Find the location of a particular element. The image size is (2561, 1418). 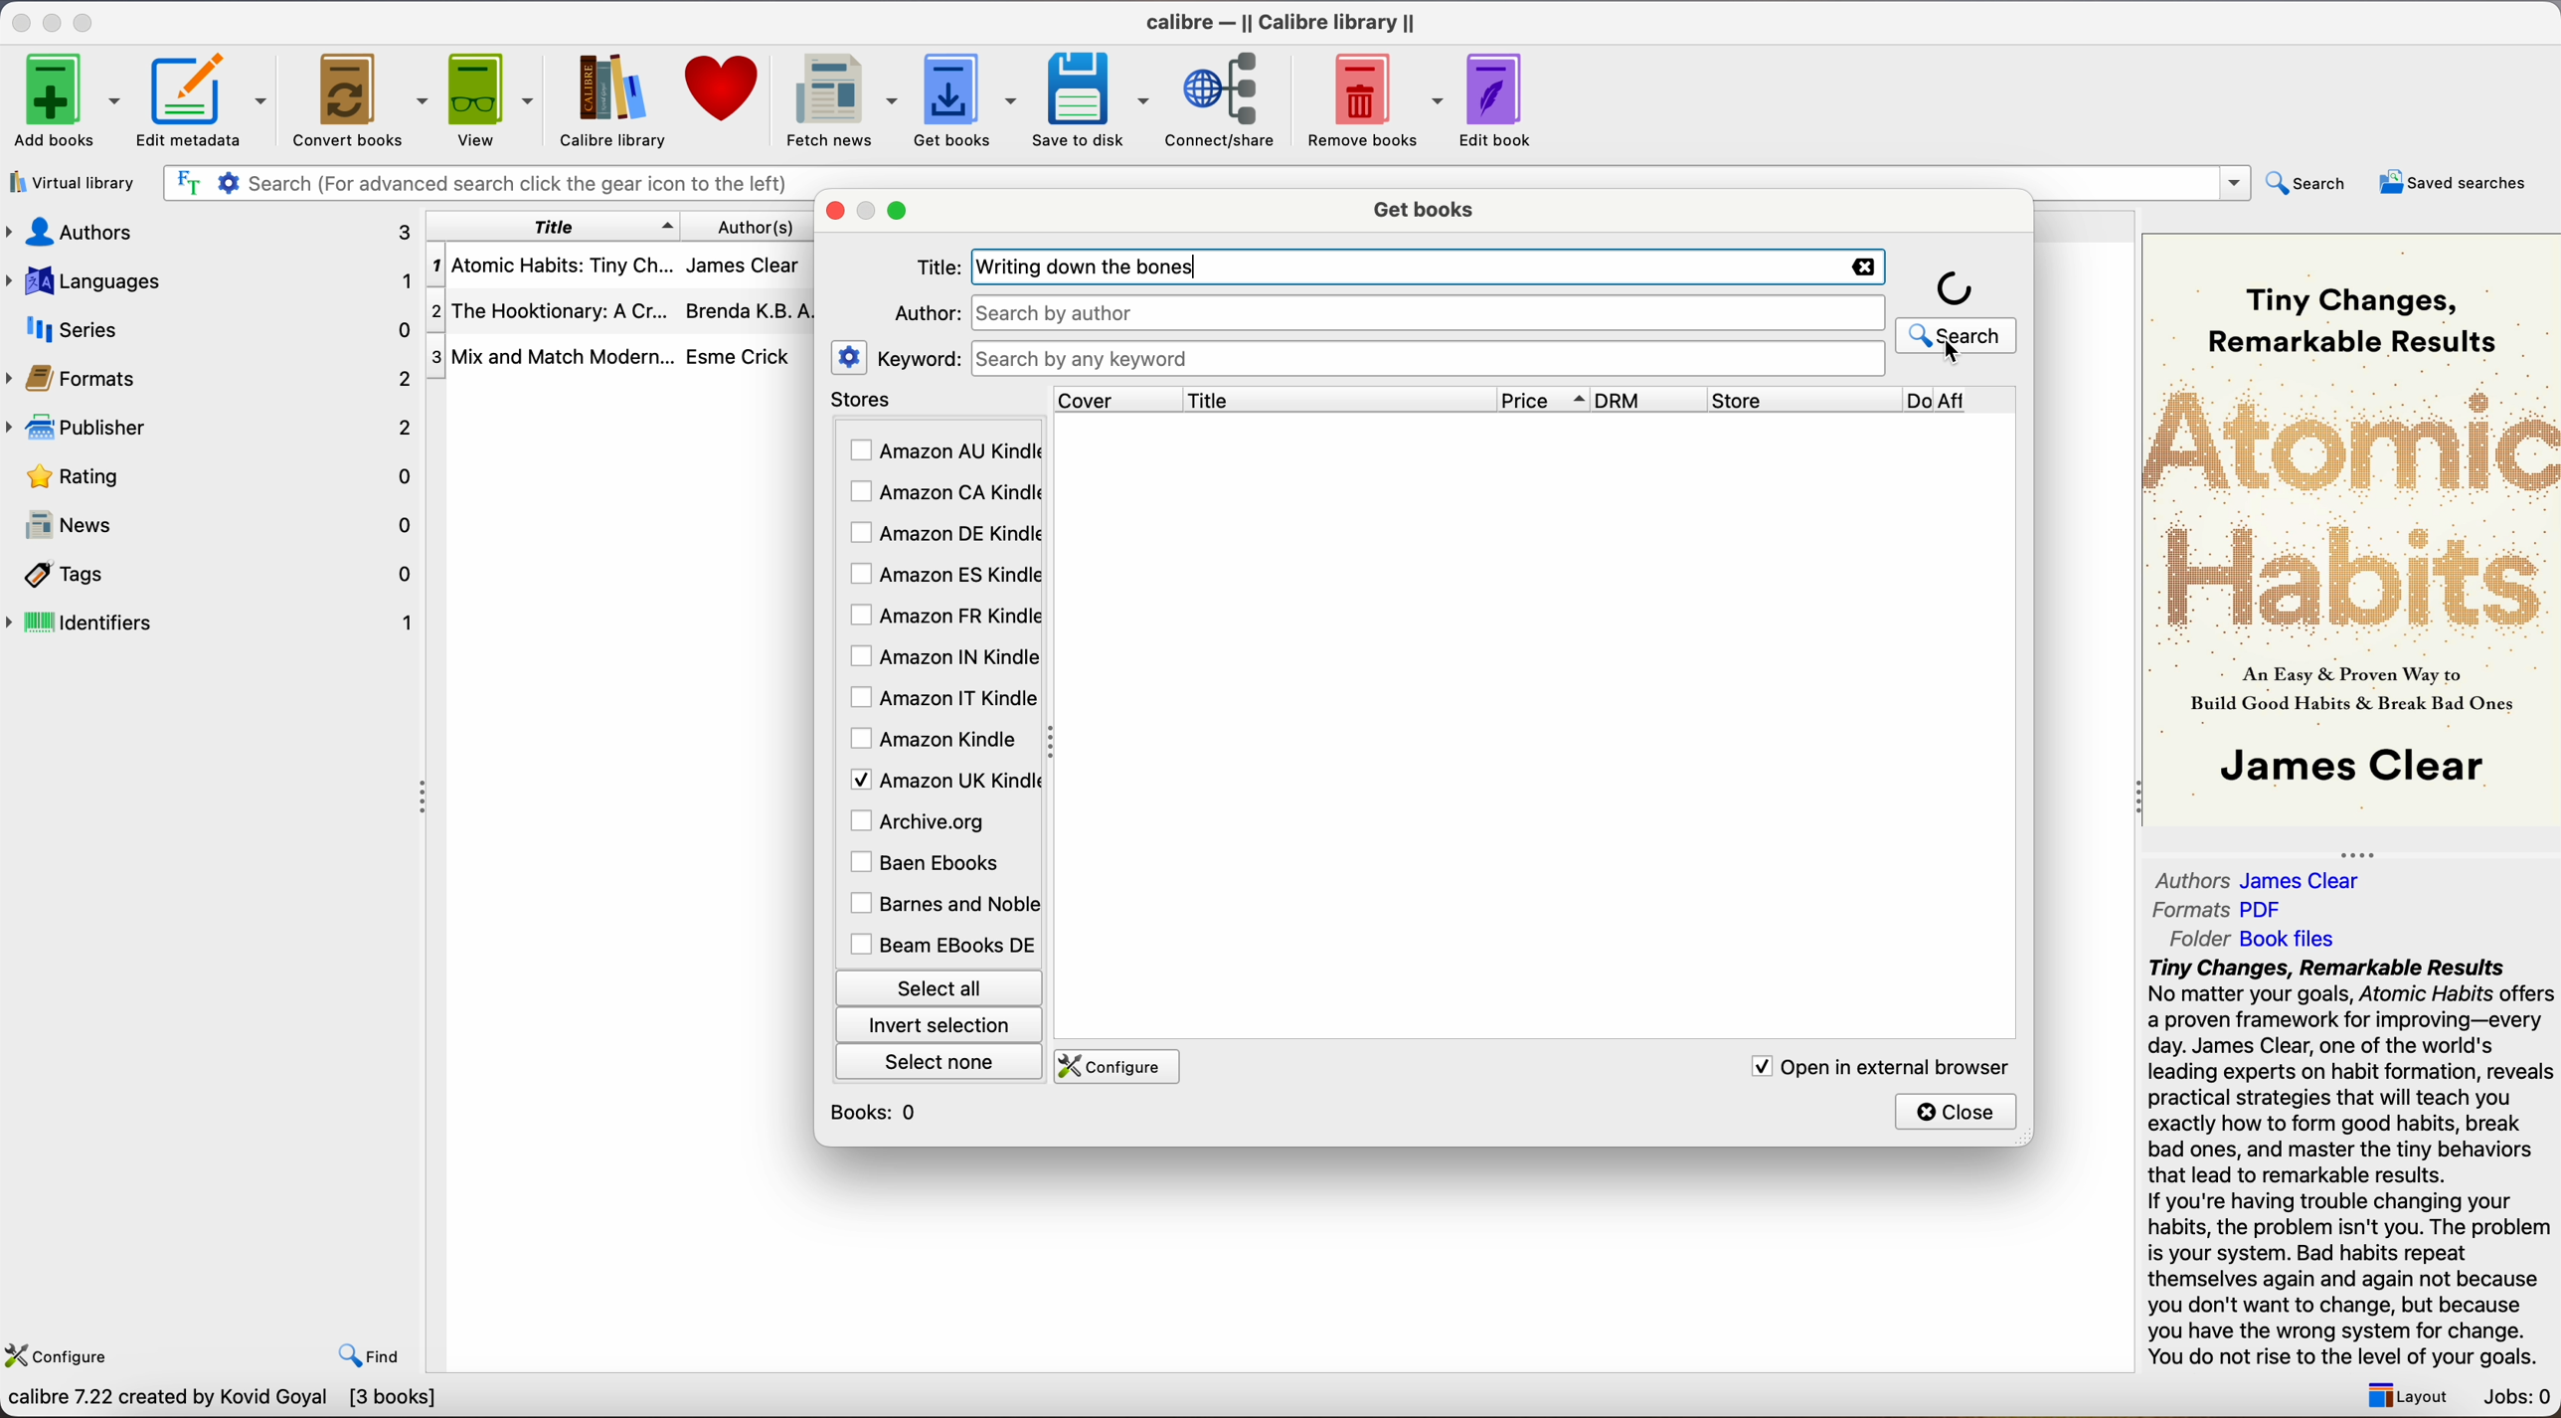

settings is located at coordinates (850, 356).